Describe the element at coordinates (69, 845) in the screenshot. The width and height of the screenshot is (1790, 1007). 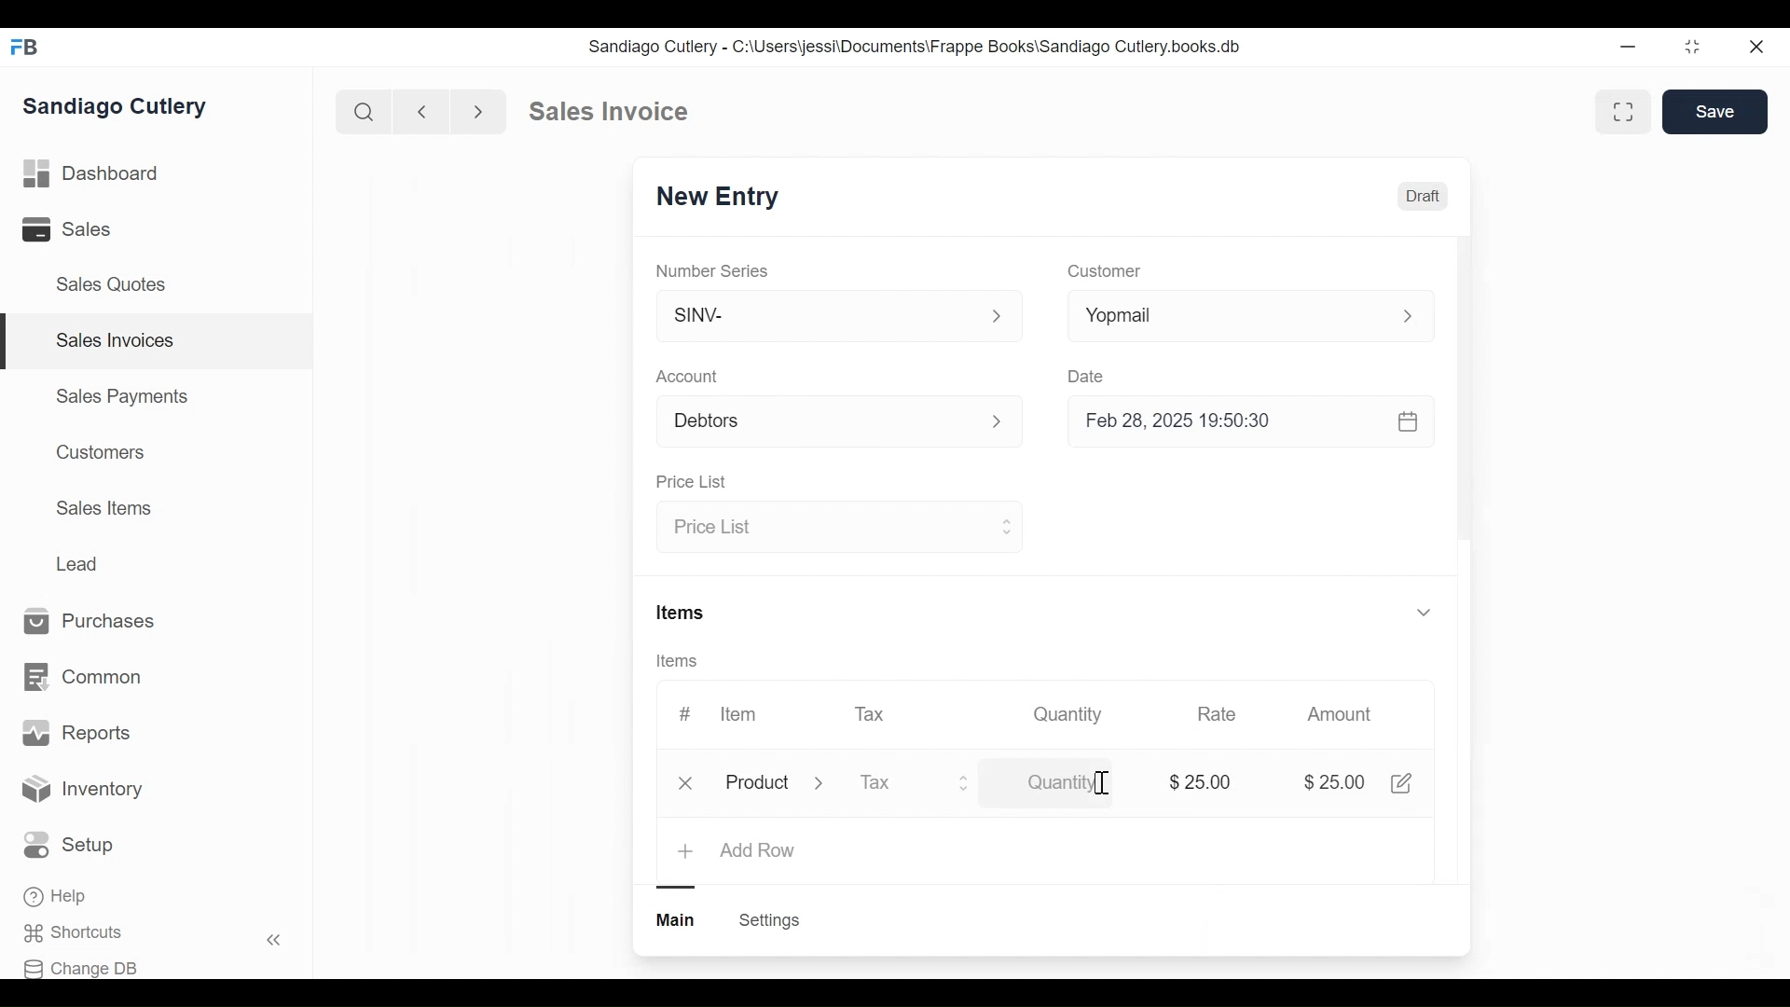
I see `Setup` at that location.